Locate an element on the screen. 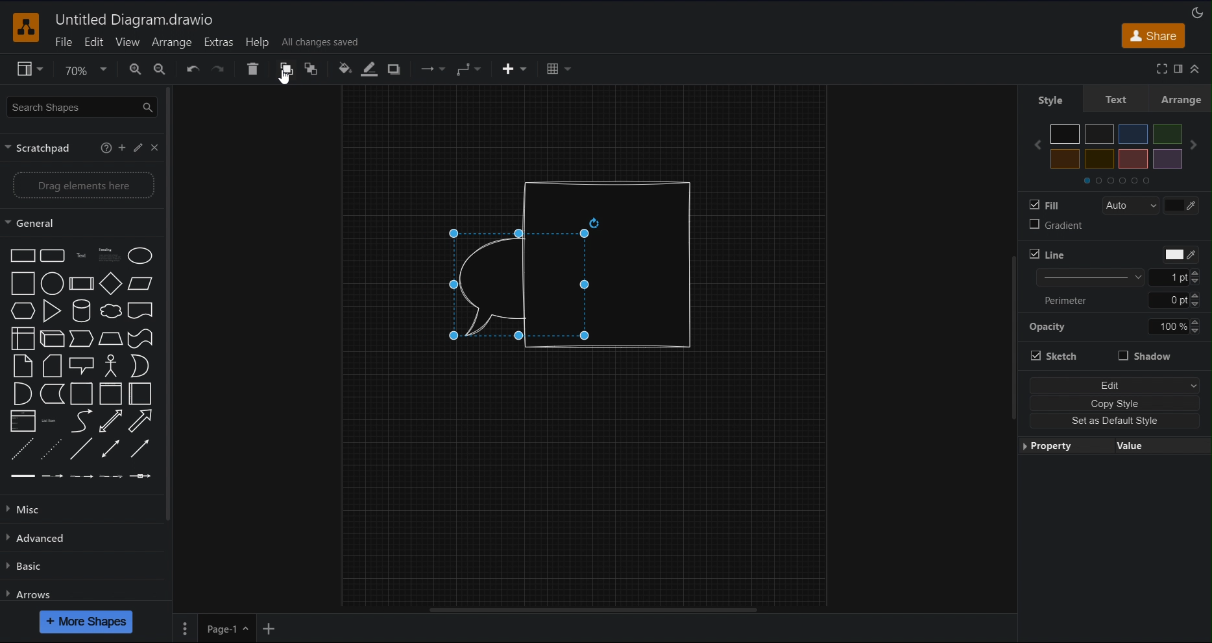 The image size is (1212, 643). Drag elements here is located at coordinates (80, 185).